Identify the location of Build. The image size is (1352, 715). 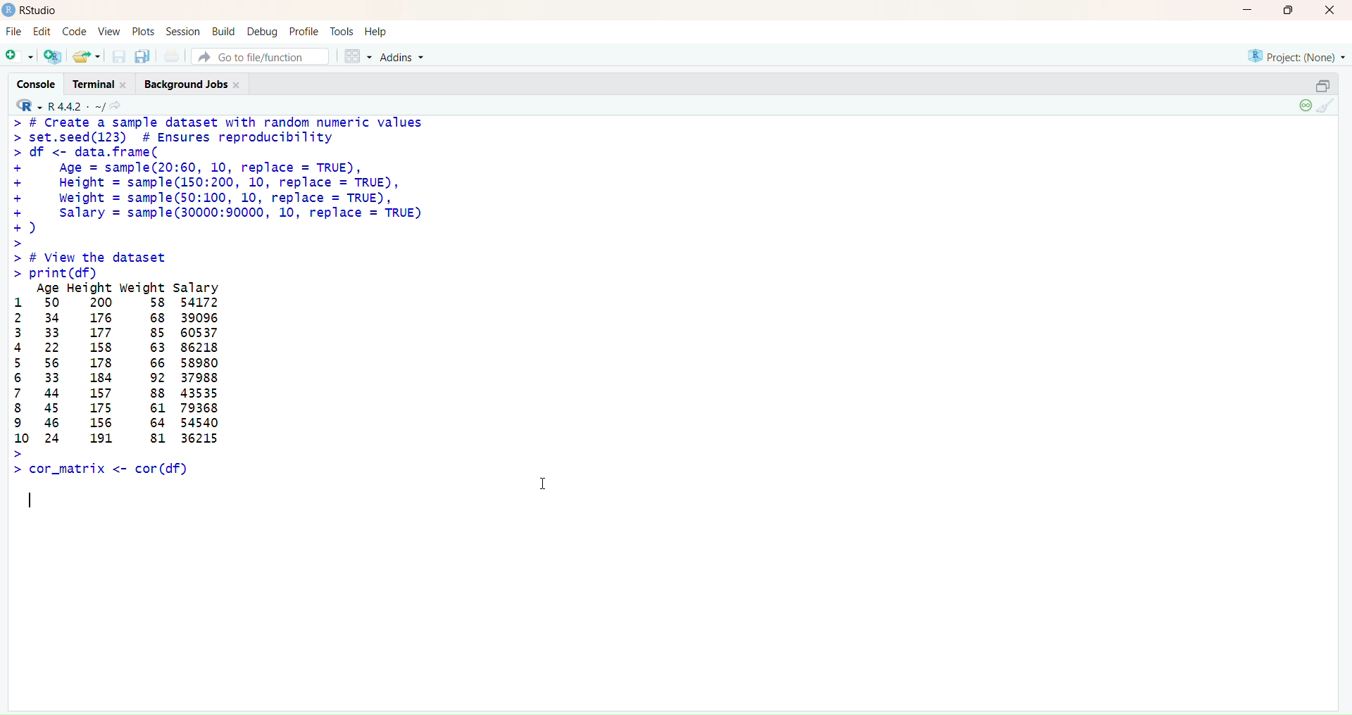
(224, 30).